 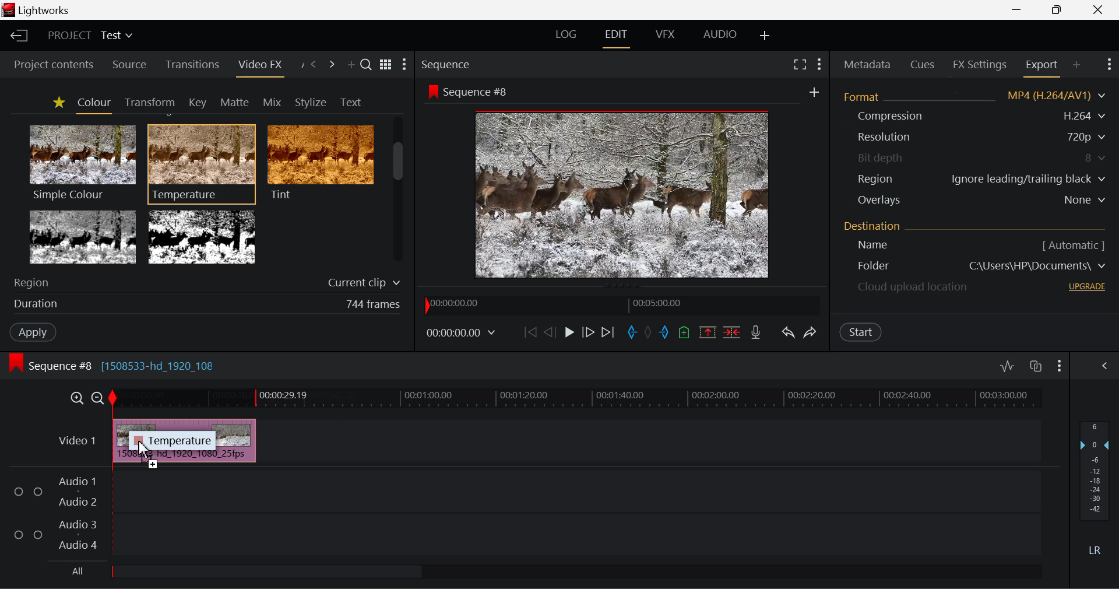 What do you see at coordinates (267, 570) in the screenshot?
I see `all Audio` at bounding box center [267, 570].